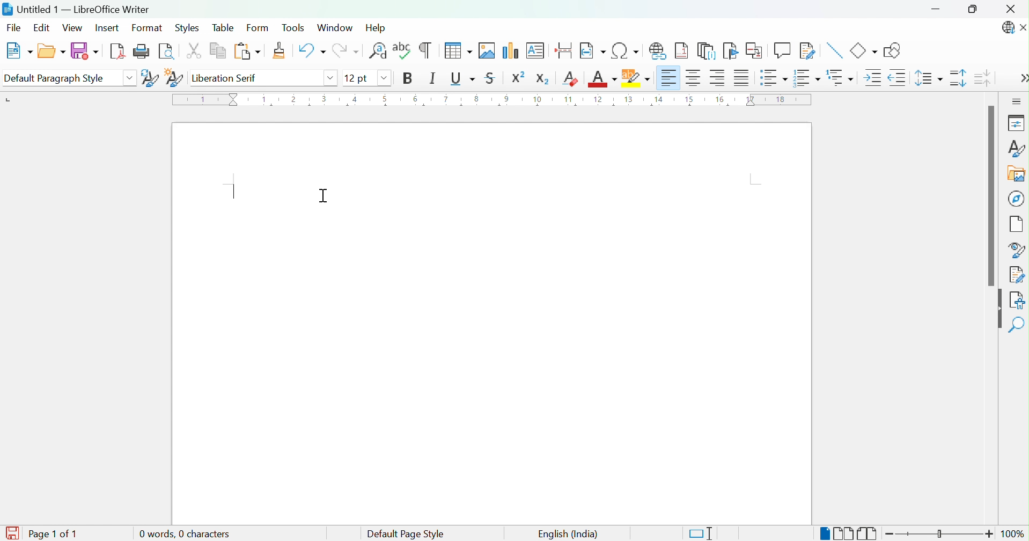 This screenshot has width=1029, height=541. What do you see at coordinates (808, 77) in the screenshot?
I see `Toggle ordered list` at bounding box center [808, 77].